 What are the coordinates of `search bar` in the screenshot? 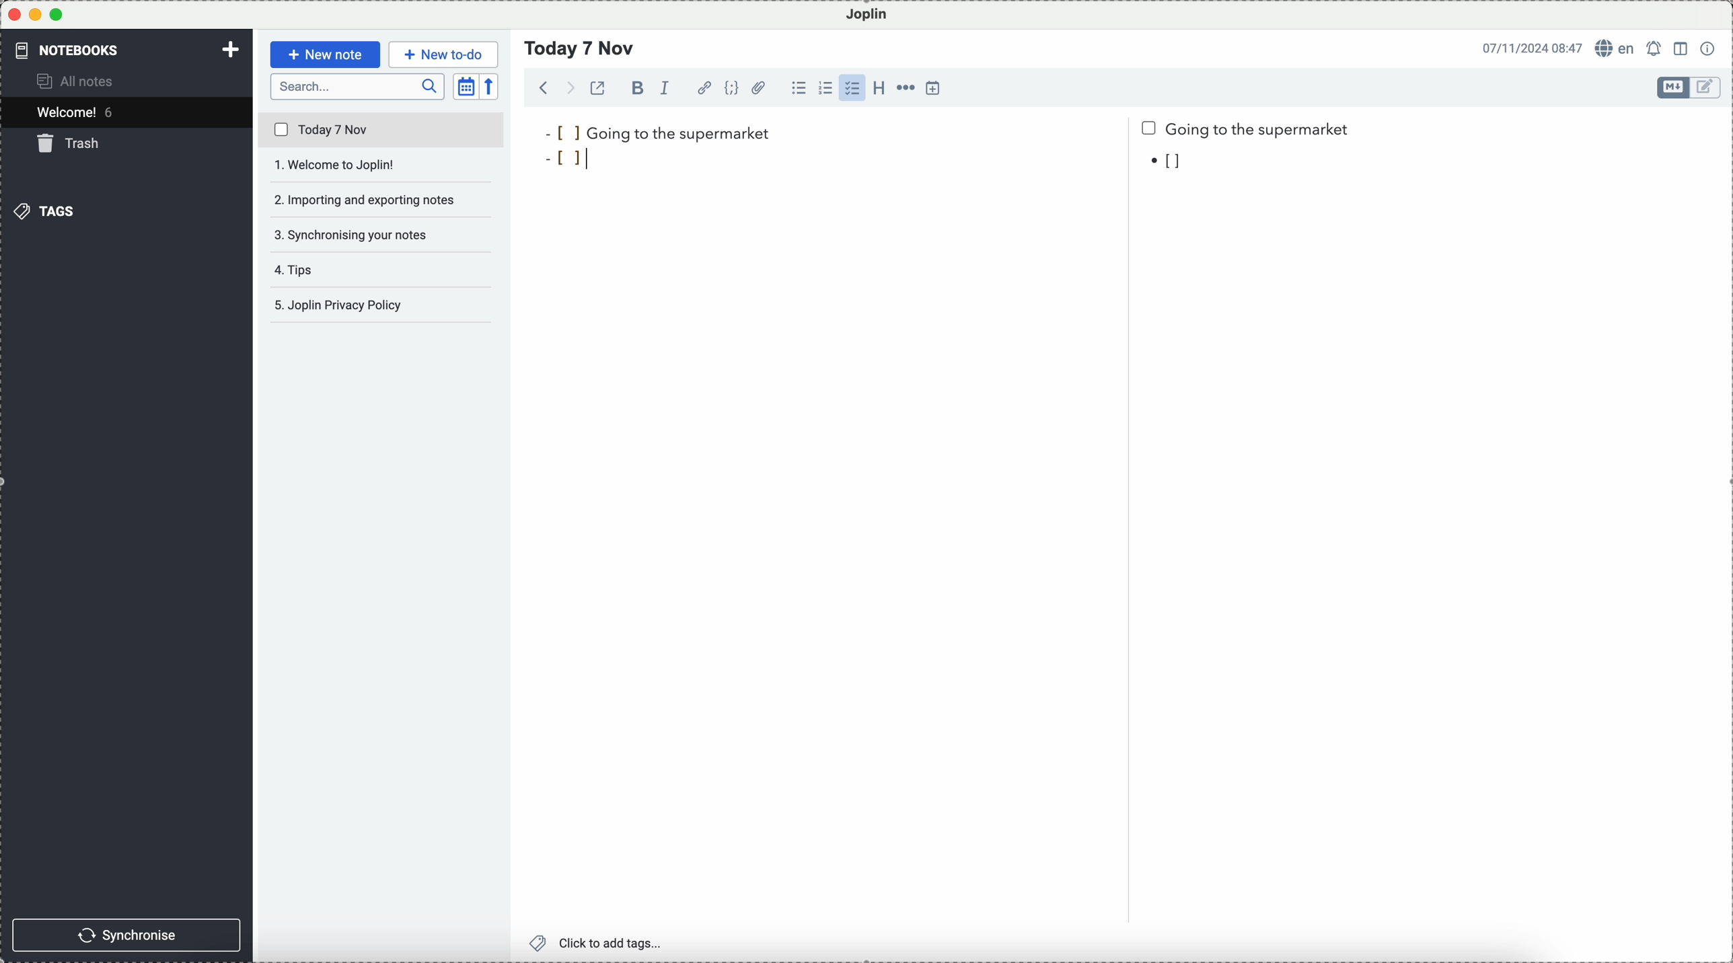 It's located at (358, 87).